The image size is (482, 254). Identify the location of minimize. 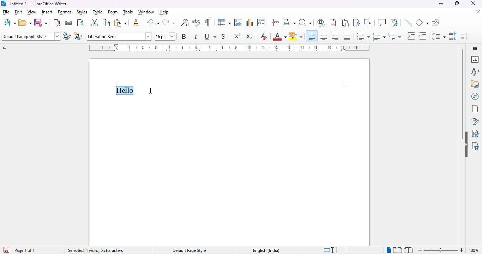
(441, 4).